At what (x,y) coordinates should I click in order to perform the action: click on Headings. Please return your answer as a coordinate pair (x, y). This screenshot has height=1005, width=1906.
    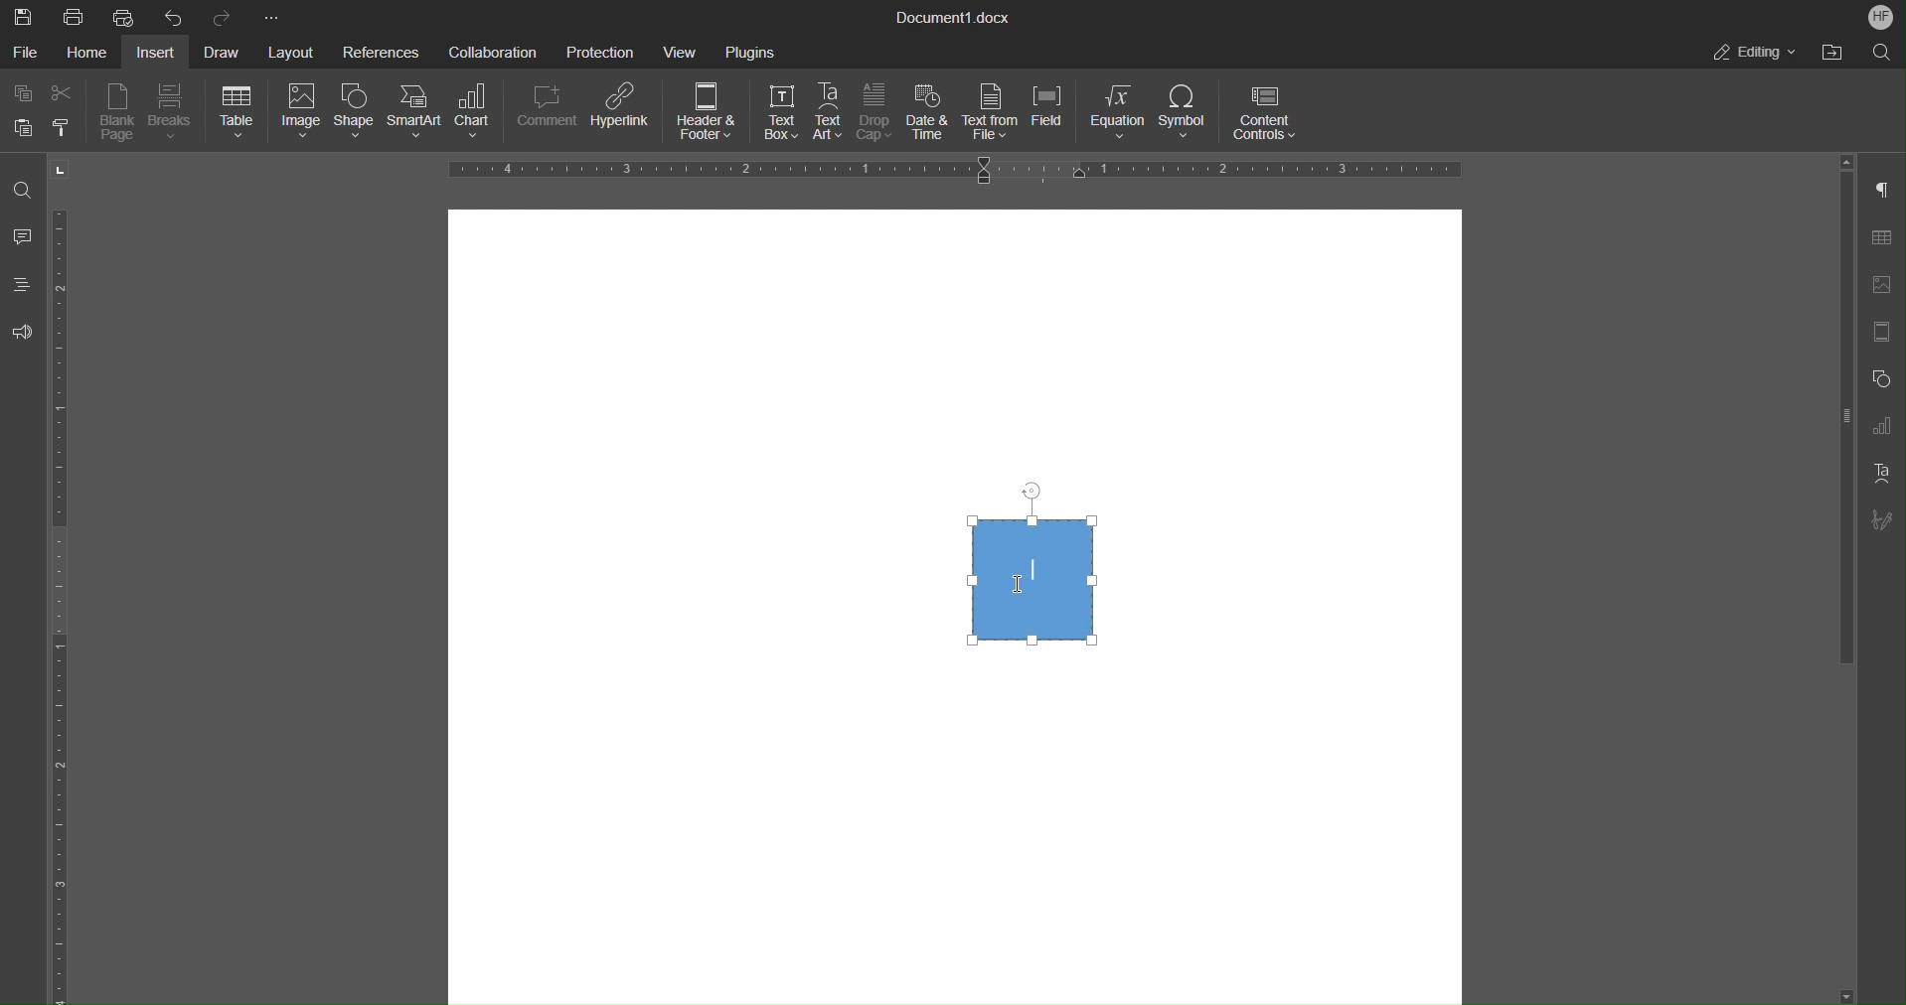
    Looking at the image, I should click on (25, 289).